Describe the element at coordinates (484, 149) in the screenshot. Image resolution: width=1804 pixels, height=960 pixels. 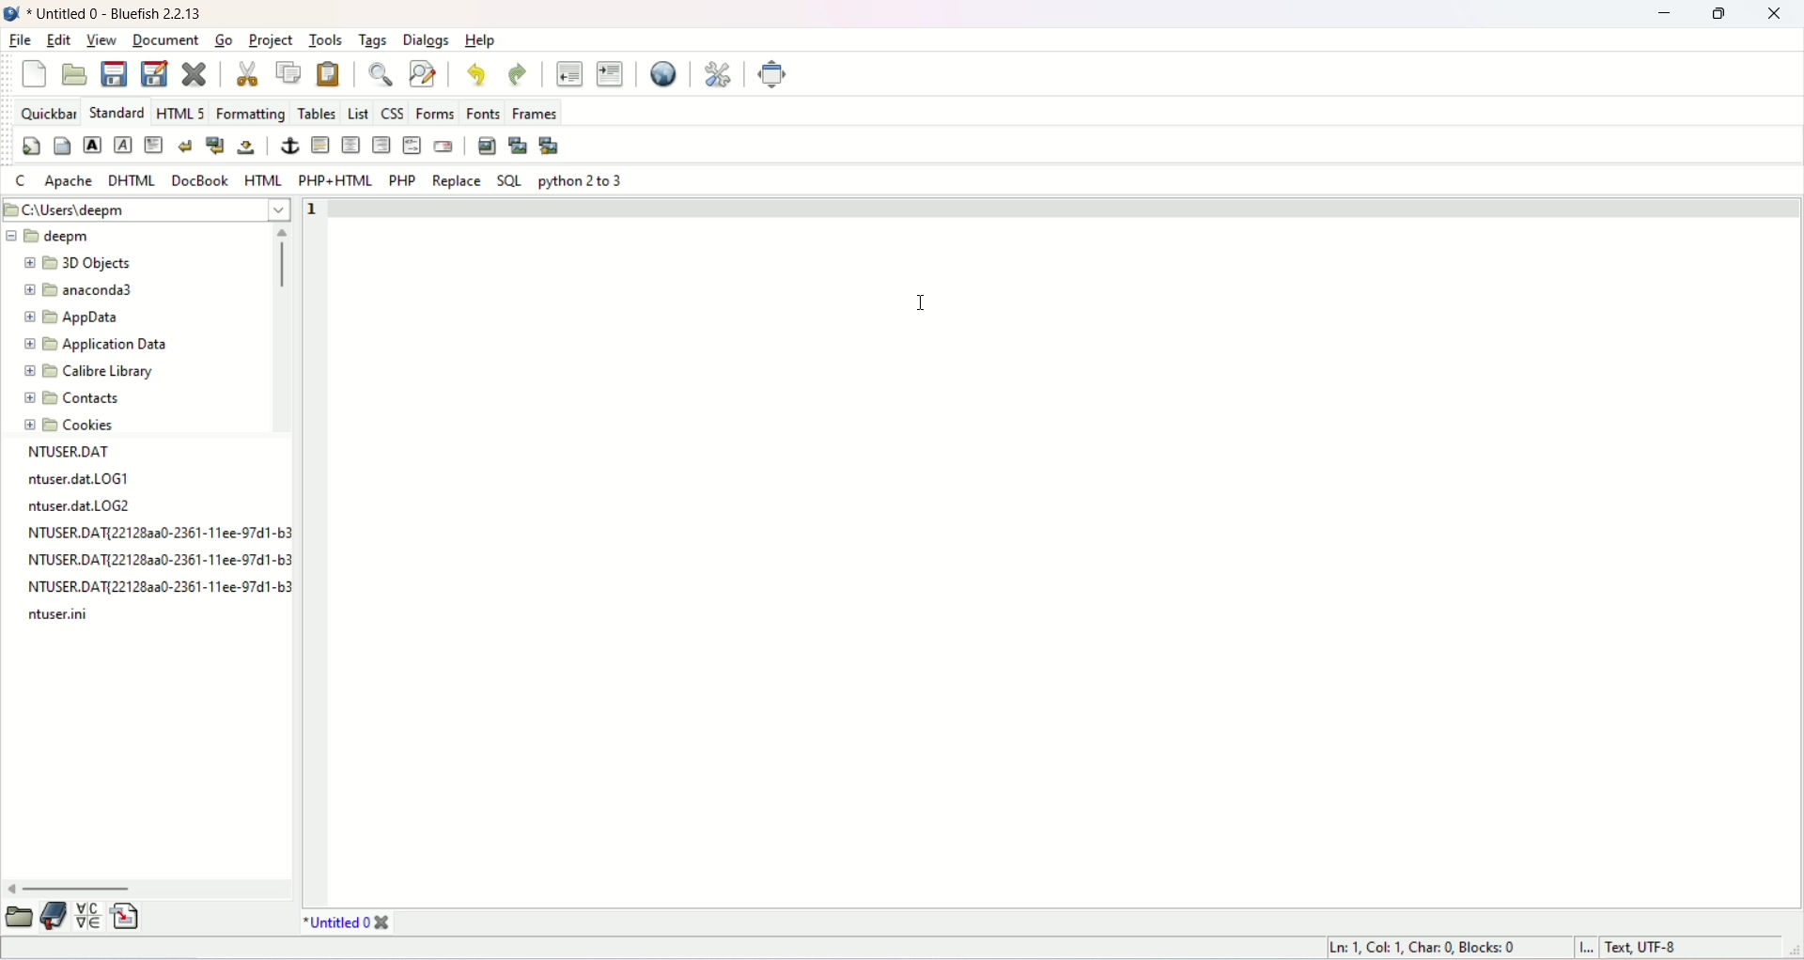
I see `insert images` at that location.